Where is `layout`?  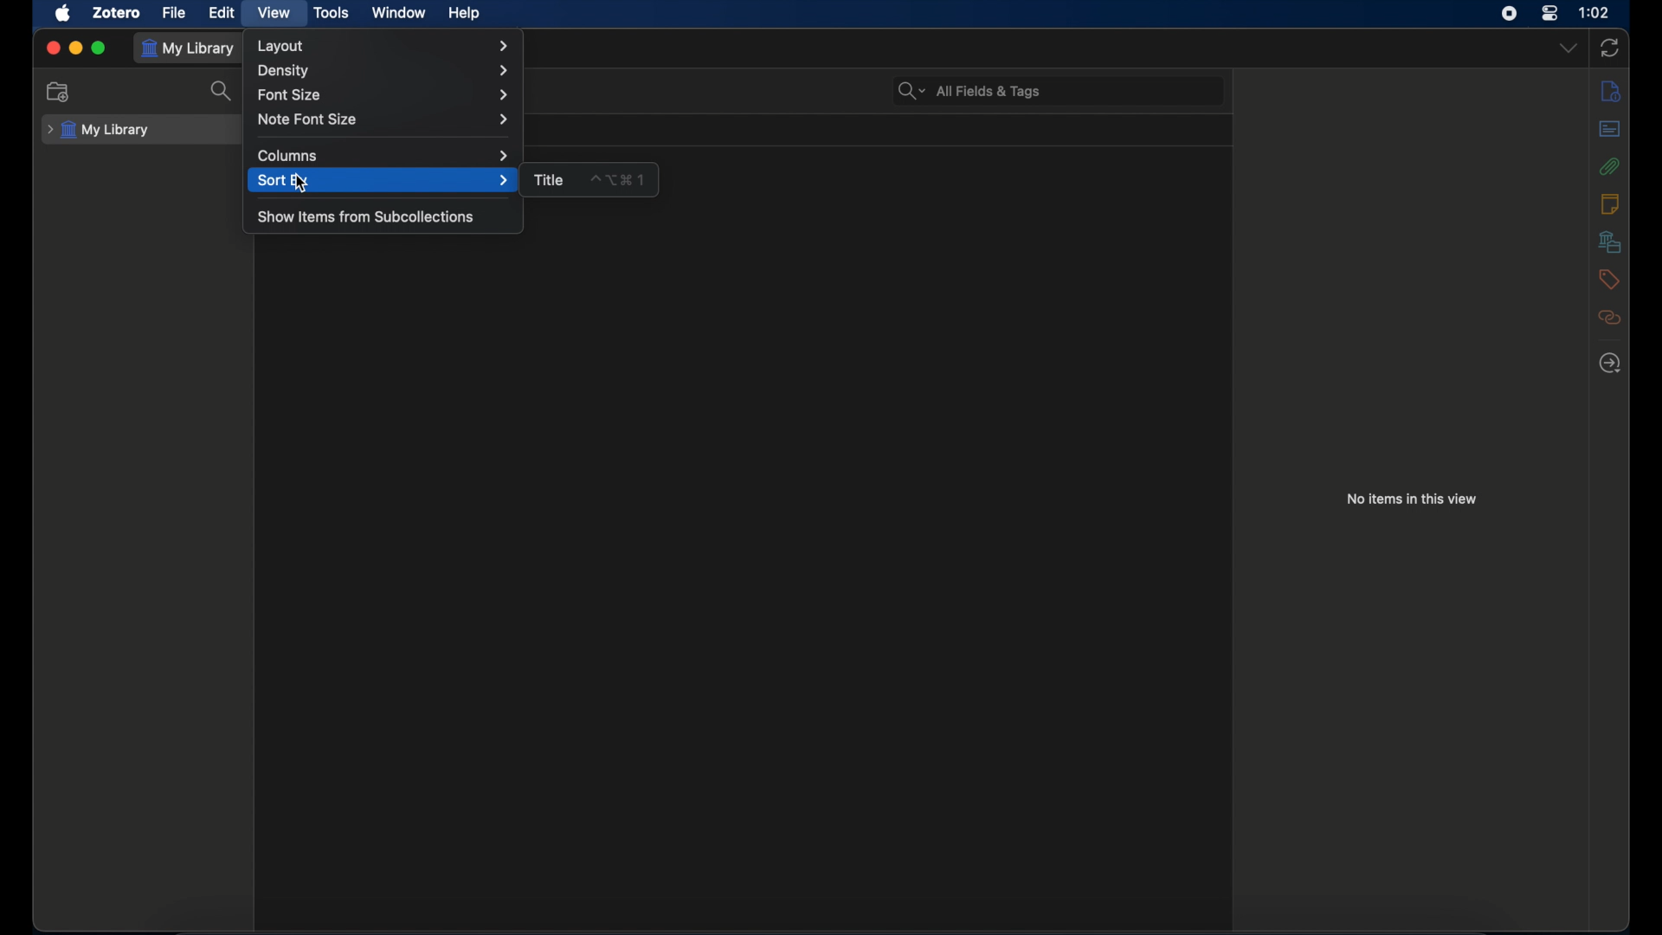
layout is located at coordinates (383, 47).